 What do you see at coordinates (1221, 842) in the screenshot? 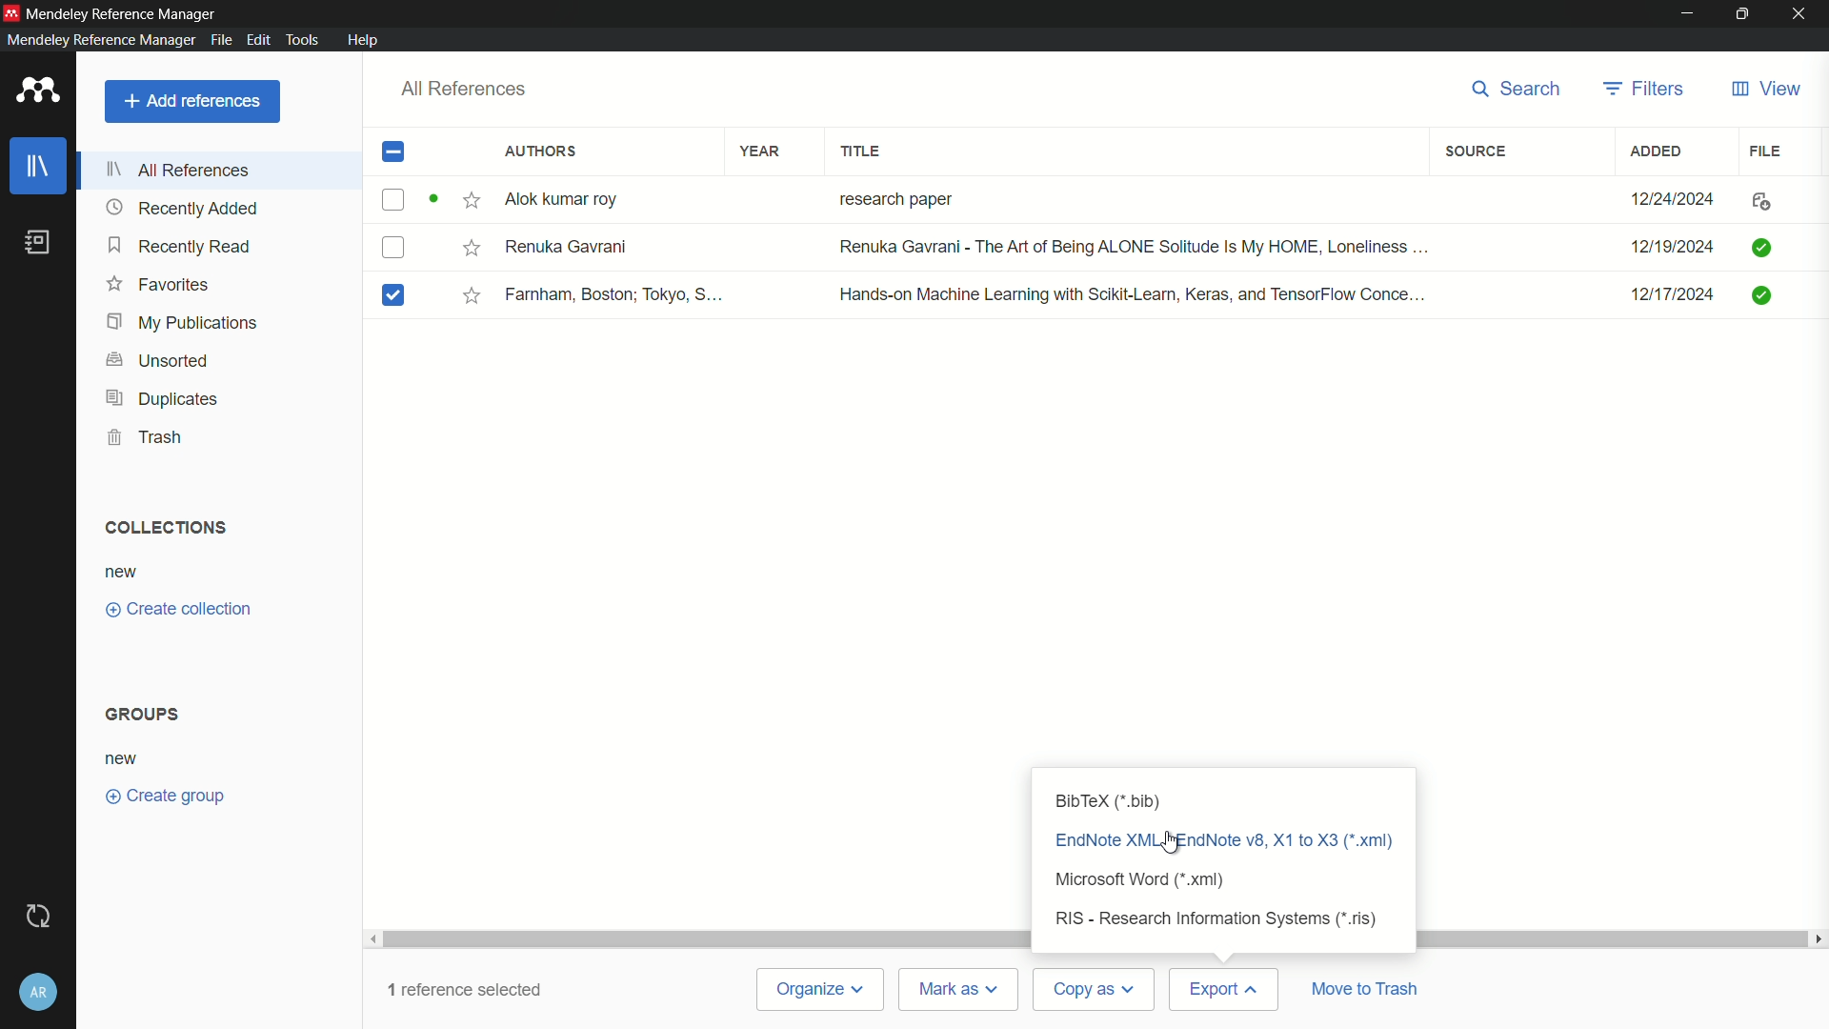
I see `xml format` at bounding box center [1221, 842].